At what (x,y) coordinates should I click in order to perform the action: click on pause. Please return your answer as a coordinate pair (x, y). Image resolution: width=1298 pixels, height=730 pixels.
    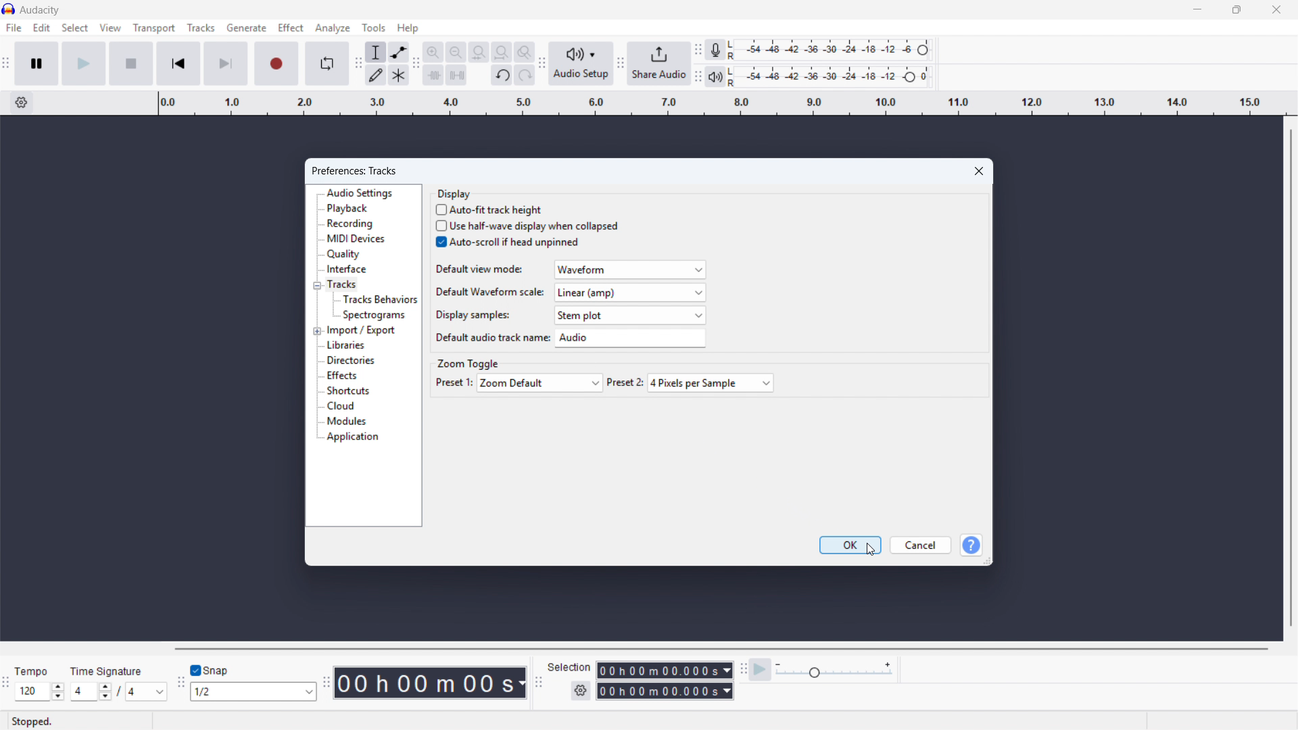
    Looking at the image, I should click on (37, 64).